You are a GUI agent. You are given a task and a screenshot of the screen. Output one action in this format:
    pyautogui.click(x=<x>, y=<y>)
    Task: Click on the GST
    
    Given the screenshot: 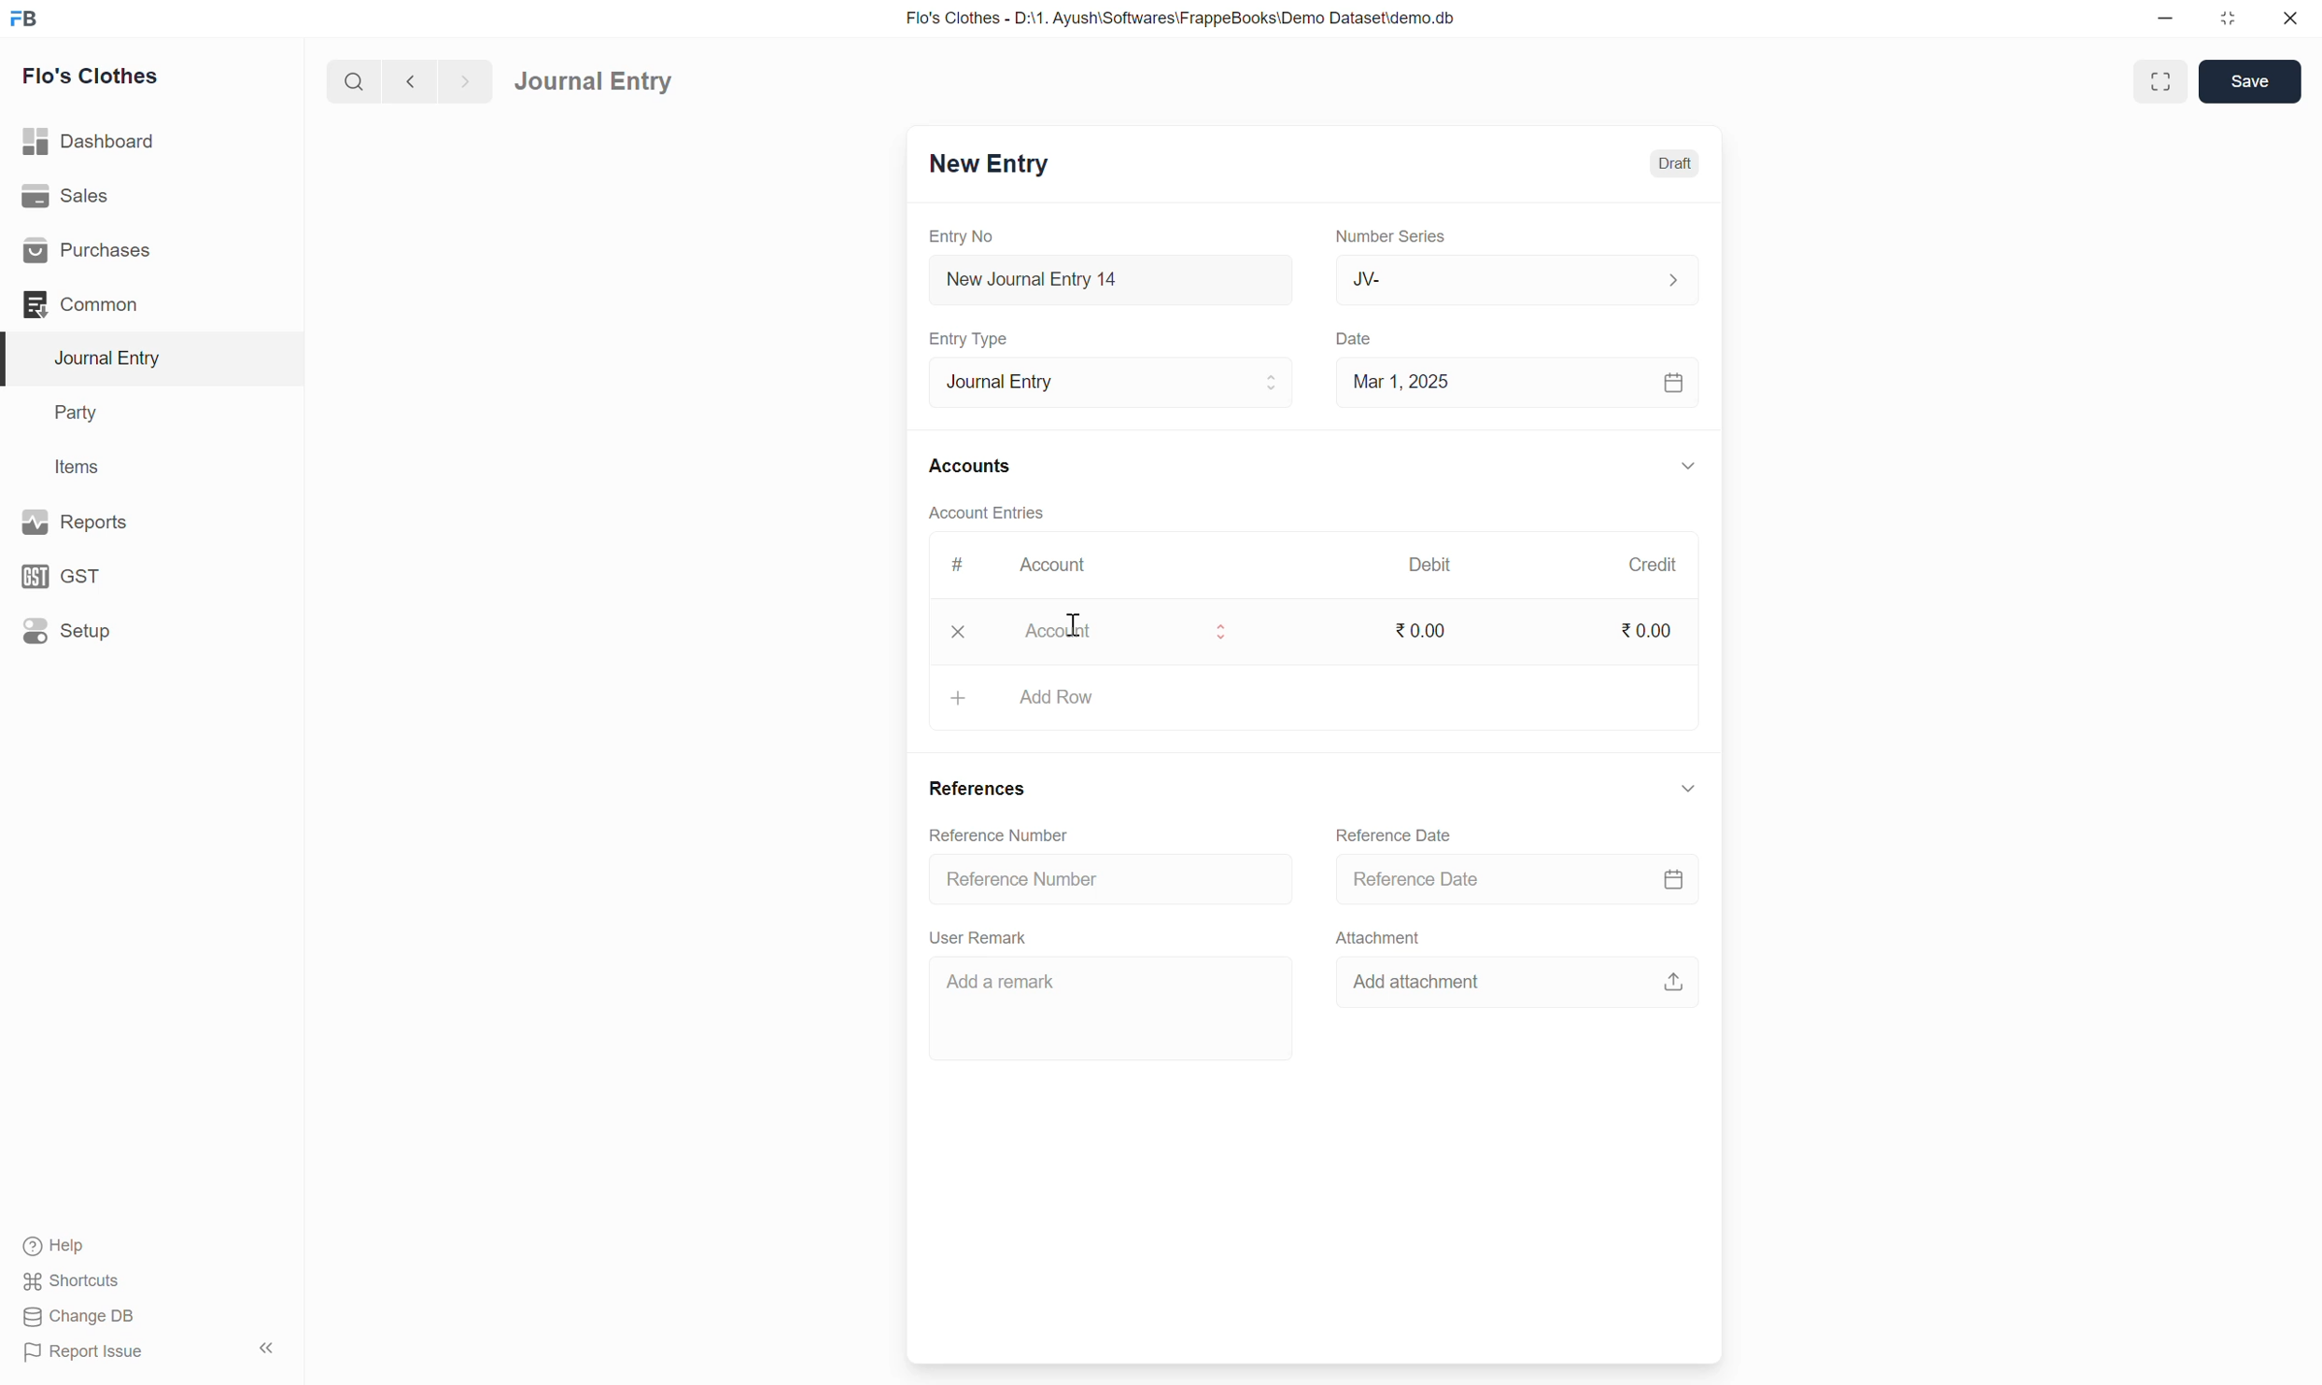 What is the action you would take?
    pyautogui.click(x=64, y=577)
    